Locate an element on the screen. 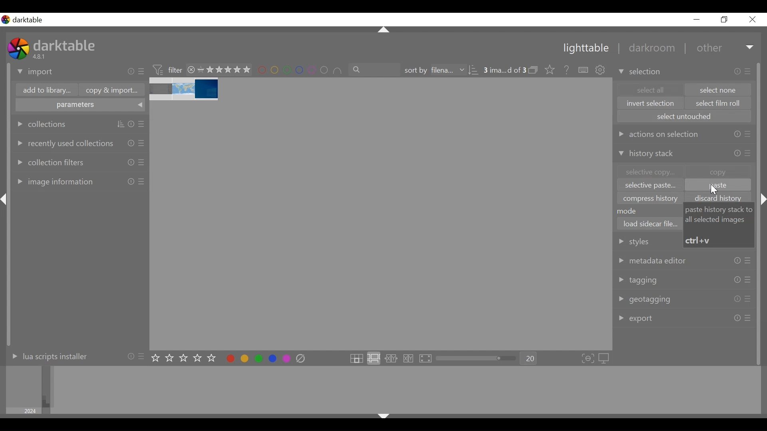 The image size is (767, 431). collections is located at coordinates (42, 124).